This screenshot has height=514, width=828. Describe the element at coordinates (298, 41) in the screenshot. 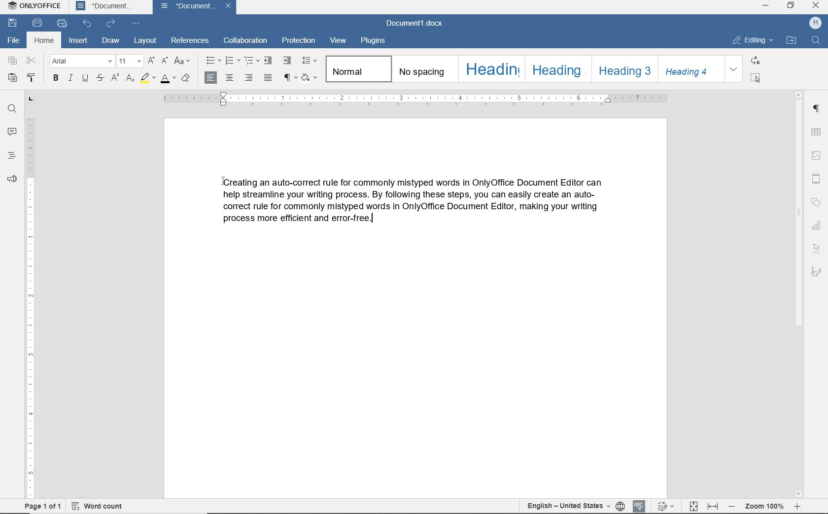

I see `protection` at that location.